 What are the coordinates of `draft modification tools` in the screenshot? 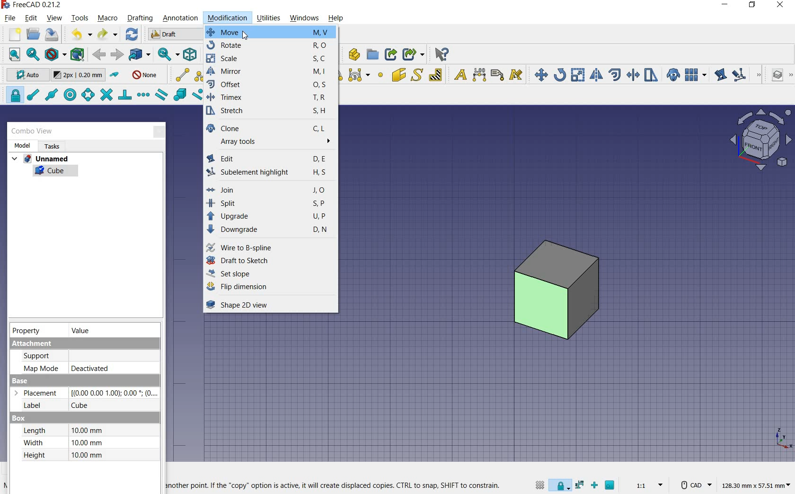 It's located at (760, 76).